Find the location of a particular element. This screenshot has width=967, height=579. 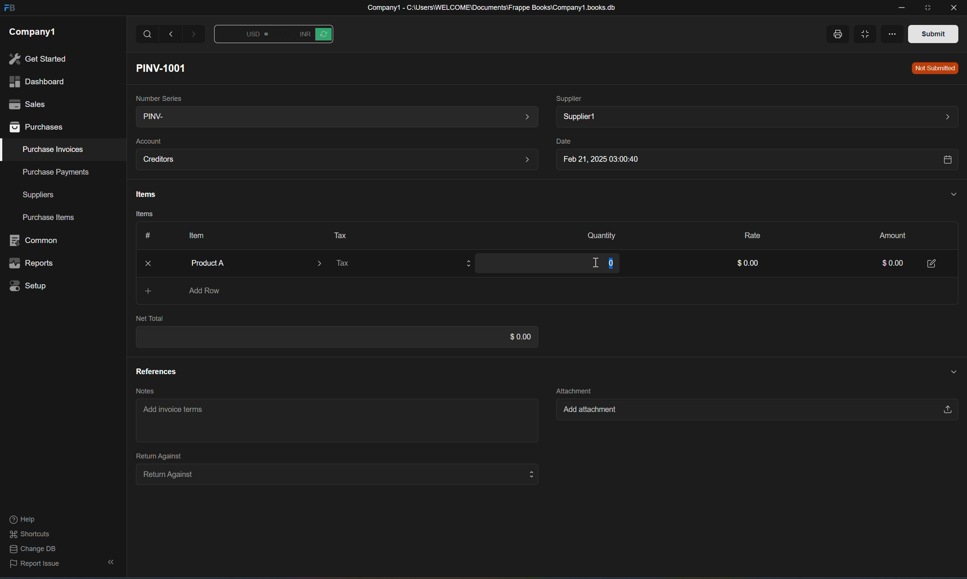

$0.00 is located at coordinates (516, 337).